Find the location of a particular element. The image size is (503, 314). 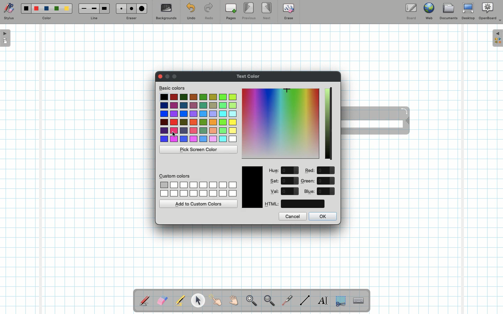

Medium eraser is located at coordinates (130, 8).